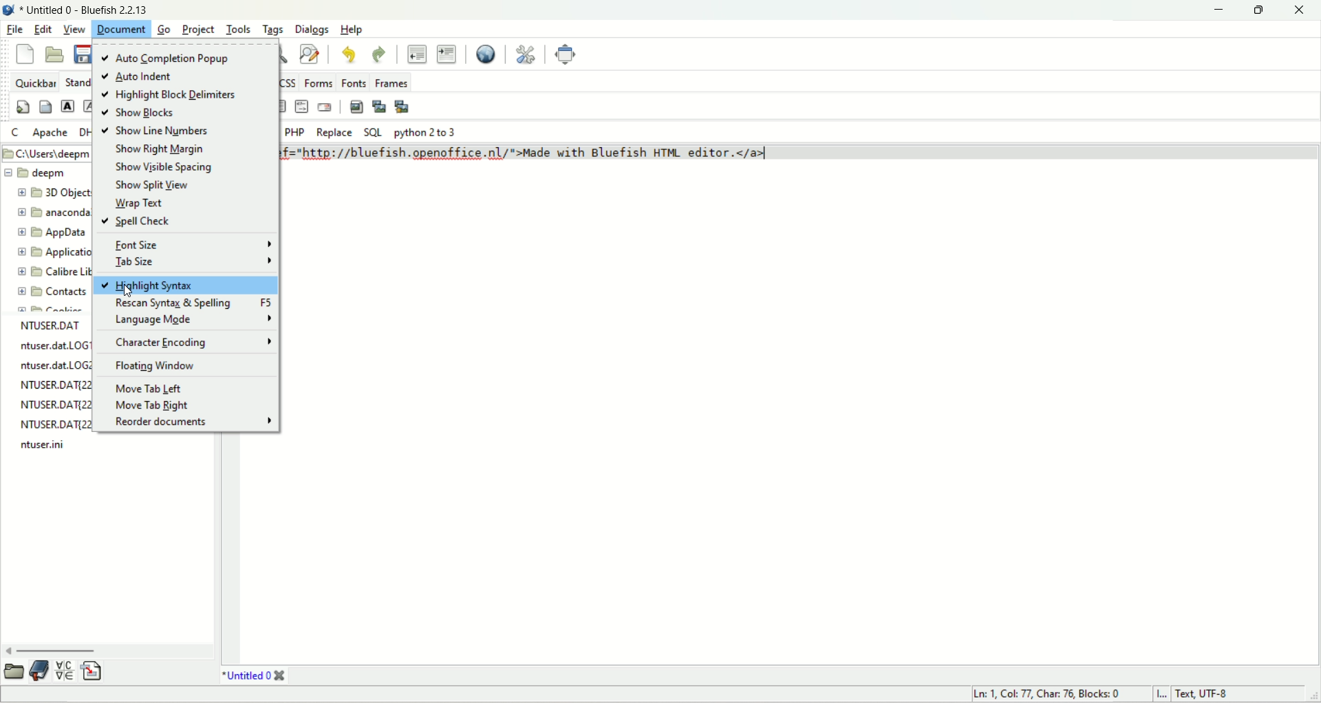 The image size is (1321, 703). Describe the element at coordinates (58, 53) in the screenshot. I see `open file` at that location.